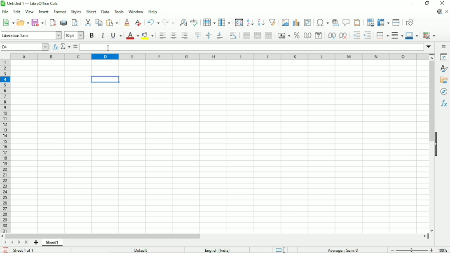  Describe the element at coordinates (119, 12) in the screenshot. I see `Tools` at that location.